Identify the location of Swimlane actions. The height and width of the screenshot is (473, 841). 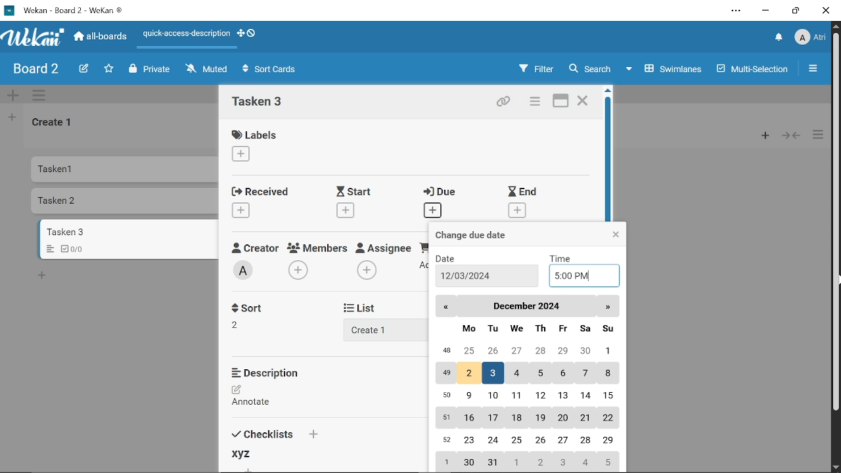
(42, 96).